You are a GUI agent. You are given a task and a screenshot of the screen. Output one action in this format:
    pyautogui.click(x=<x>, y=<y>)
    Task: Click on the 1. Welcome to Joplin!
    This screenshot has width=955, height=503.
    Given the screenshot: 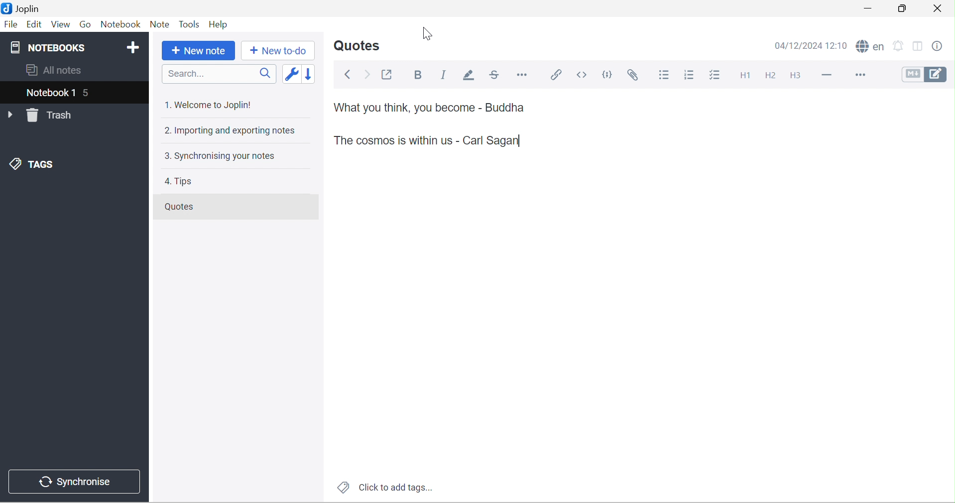 What is the action you would take?
    pyautogui.click(x=211, y=105)
    